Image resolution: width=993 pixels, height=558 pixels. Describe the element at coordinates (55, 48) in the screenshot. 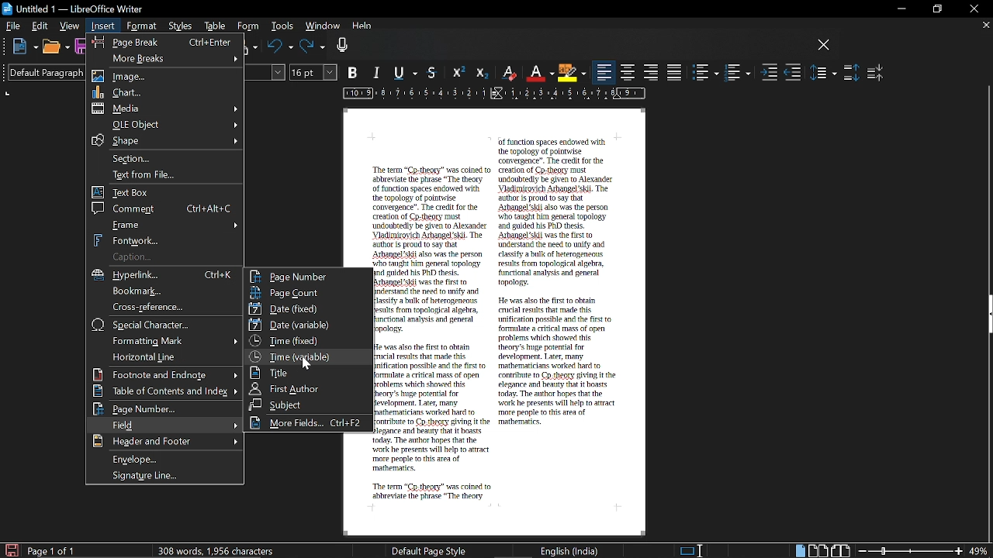

I see `Open` at that location.